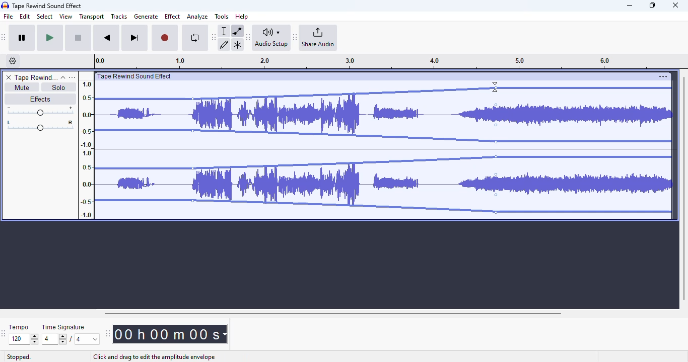 The image size is (688, 362). What do you see at coordinates (375, 61) in the screenshot?
I see `Track timeline` at bounding box center [375, 61].